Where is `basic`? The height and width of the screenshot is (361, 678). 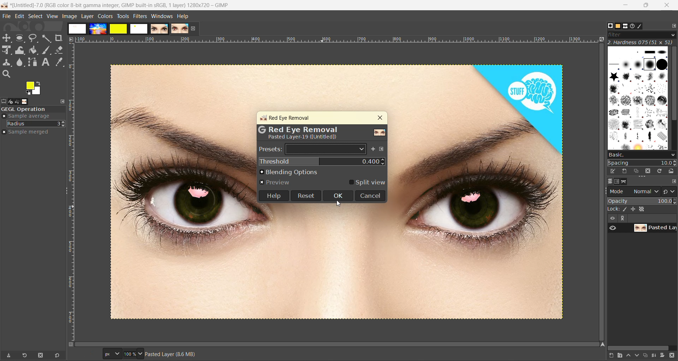 basic is located at coordinates (643, 155).